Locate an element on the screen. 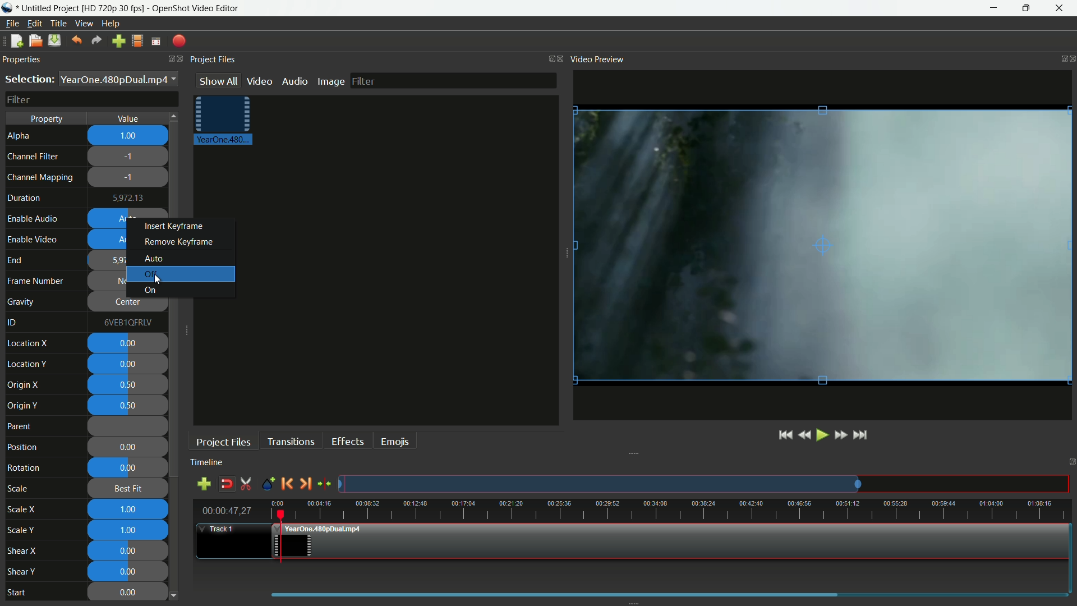 This screenshot has width=1077, height=606. alpha is located at coordinates (21, 136).